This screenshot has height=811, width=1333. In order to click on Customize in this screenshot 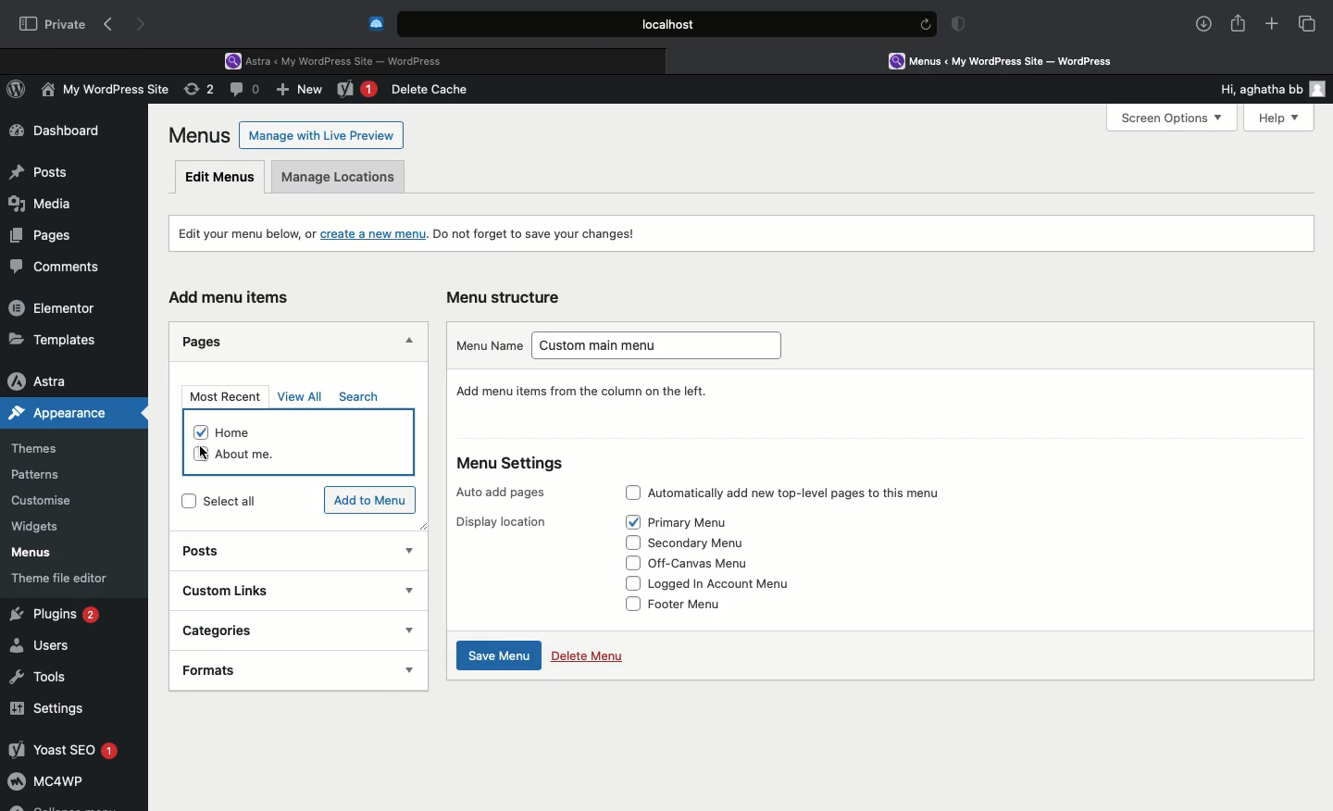, I will do `click(44, 504)`.